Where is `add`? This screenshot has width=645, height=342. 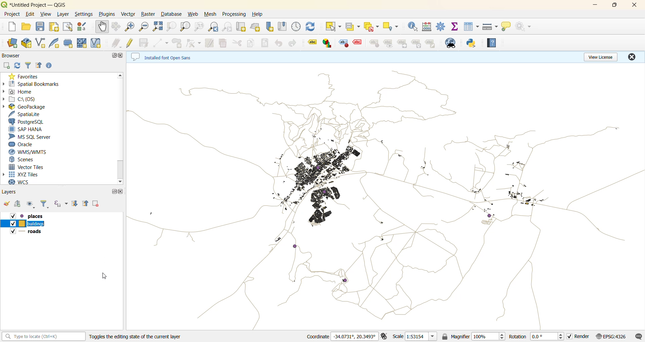 add is located at coordinates (7, 65).